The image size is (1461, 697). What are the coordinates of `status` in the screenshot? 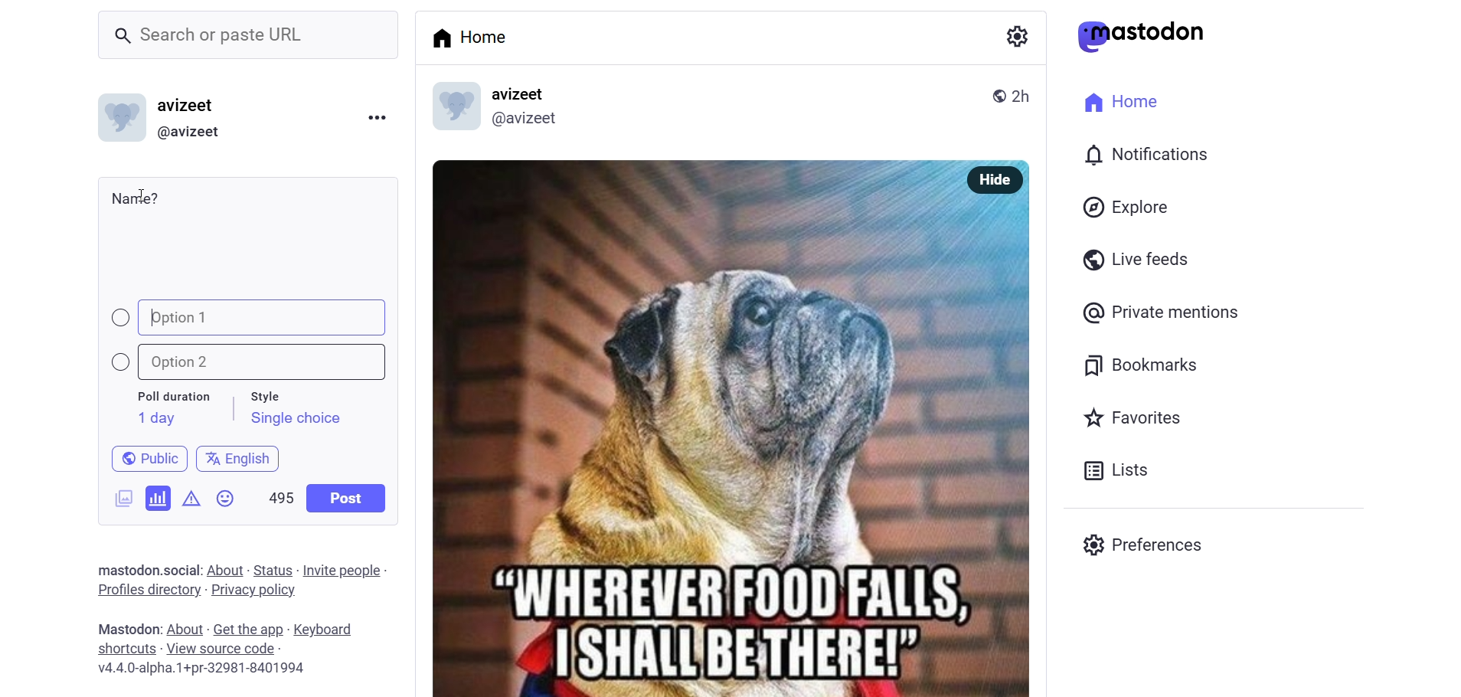 It's located at (273, 570).